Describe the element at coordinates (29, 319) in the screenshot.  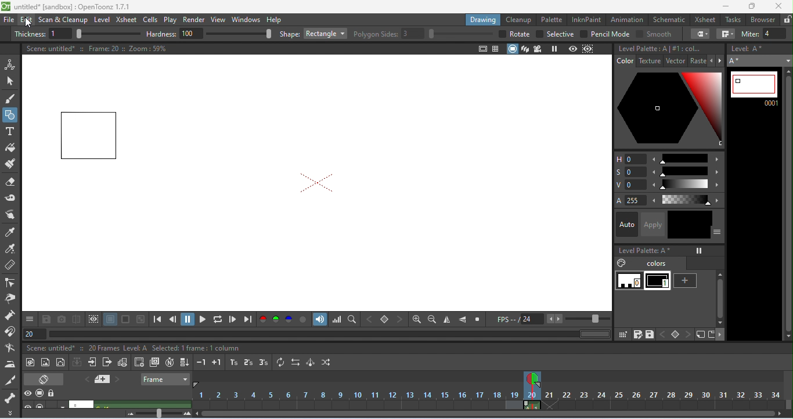
I see `save and more` at that location.